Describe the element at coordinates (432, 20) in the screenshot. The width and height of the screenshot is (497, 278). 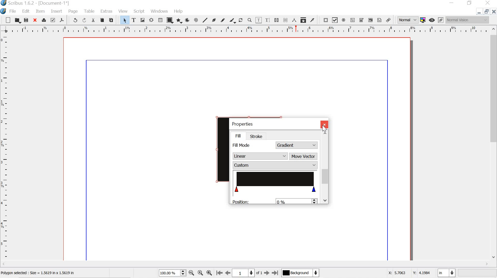
I see `preview mode` at that location.